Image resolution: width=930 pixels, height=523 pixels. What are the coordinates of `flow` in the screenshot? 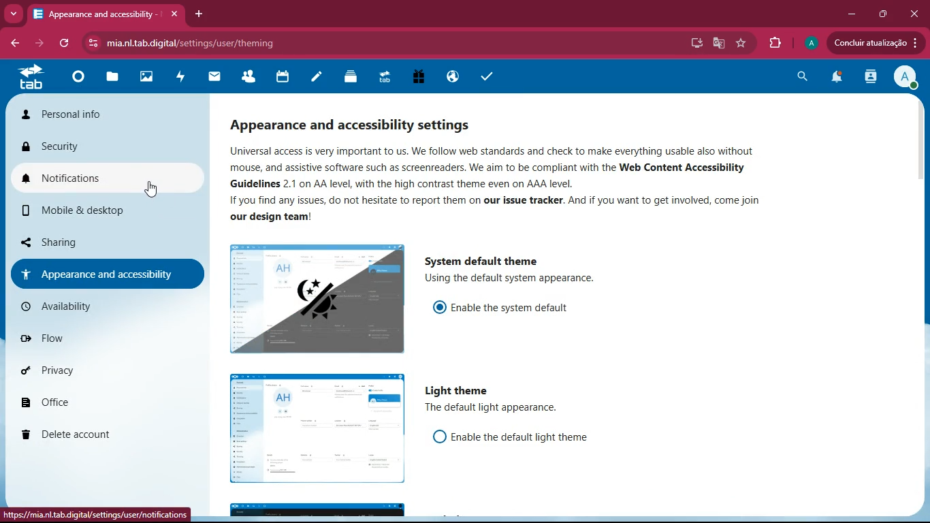 It's located at (110, 337).